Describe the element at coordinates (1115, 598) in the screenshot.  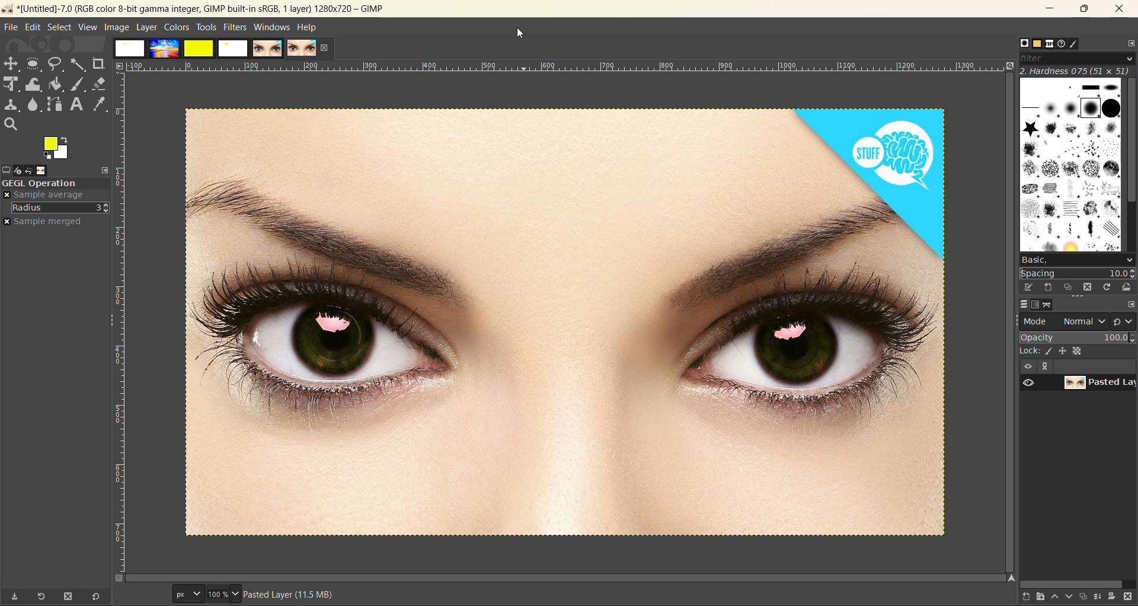
I see `add a mask` at that location.